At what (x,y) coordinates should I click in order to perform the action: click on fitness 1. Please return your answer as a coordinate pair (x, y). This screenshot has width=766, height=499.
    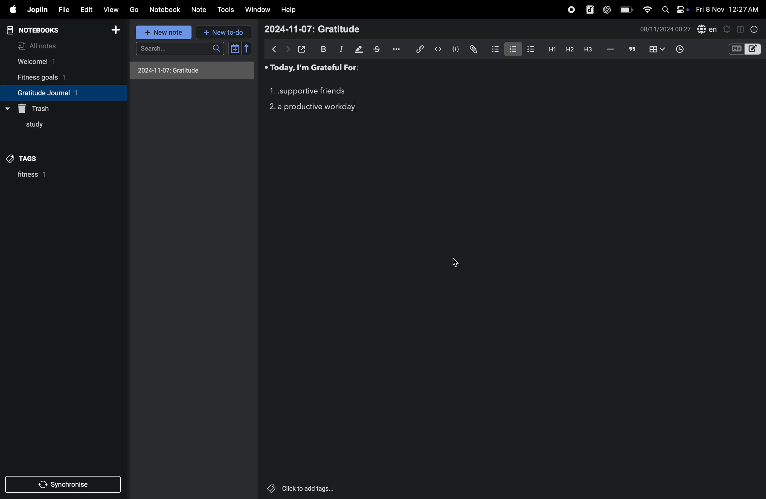
    Looking at the image, I should click on (48, 177).